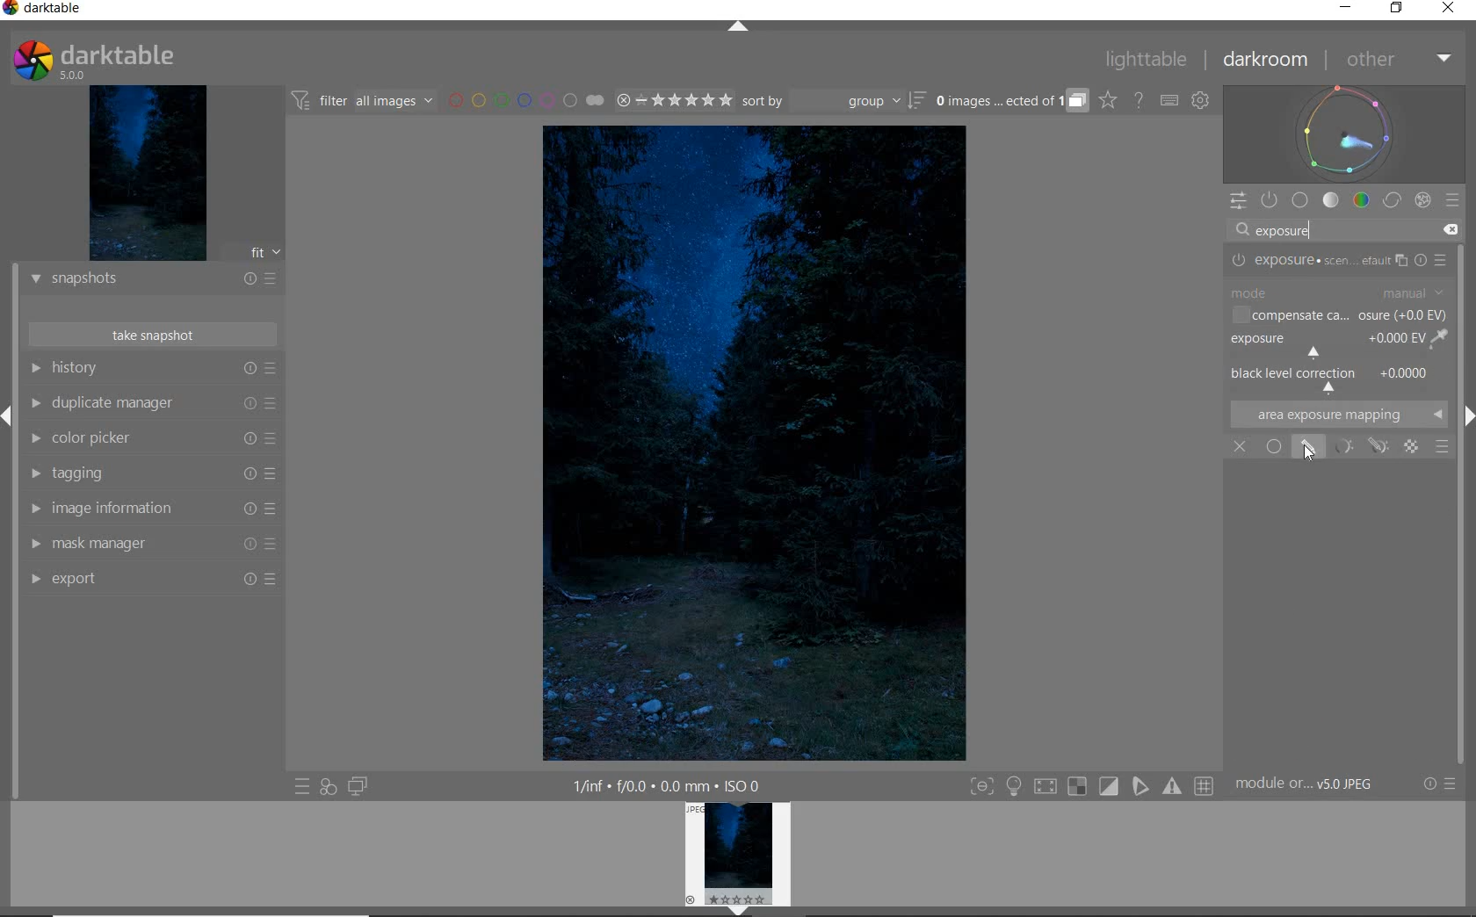 This screenshot has width=1476, height=917. I want to click on EXPAND/COLLAPSE, so click(739, 27).